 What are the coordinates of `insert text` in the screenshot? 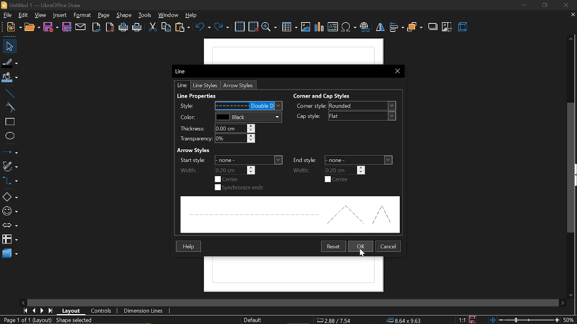 It's located at (333, 27).